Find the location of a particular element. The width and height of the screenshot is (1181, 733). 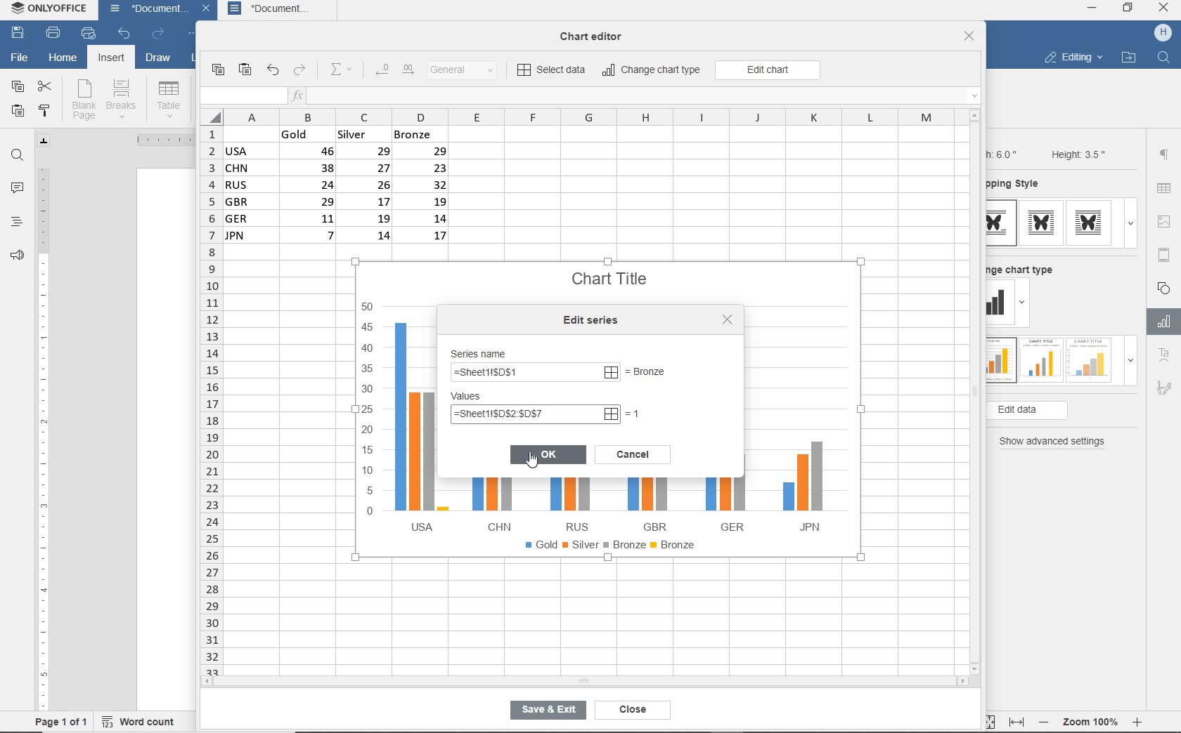

copy style is located at coordinates (46, 110).